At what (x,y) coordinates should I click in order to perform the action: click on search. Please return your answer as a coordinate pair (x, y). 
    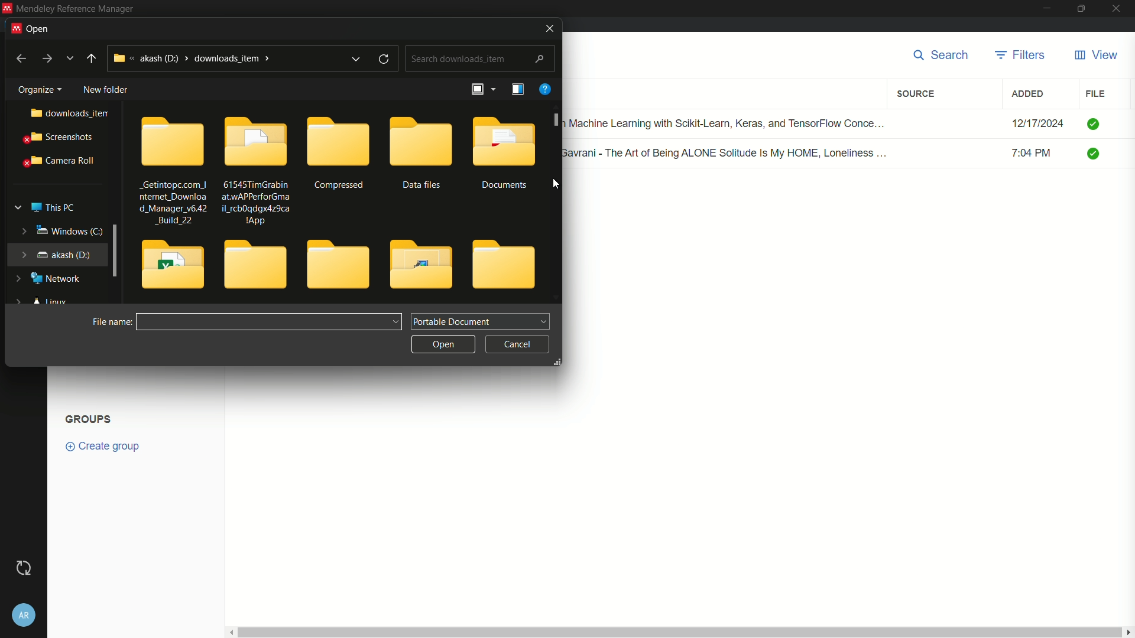
    Looking at the image, I should click on (945, 56).